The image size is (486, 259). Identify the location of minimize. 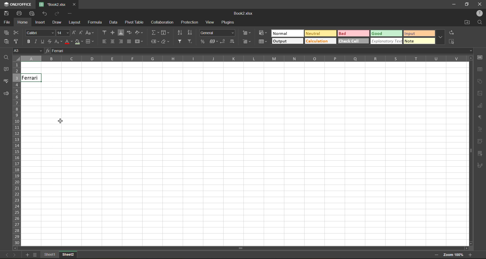
(455, 4).